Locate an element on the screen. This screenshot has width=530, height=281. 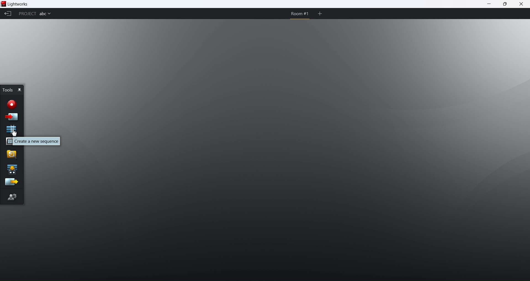
project name is located at coordinates (47, 14).